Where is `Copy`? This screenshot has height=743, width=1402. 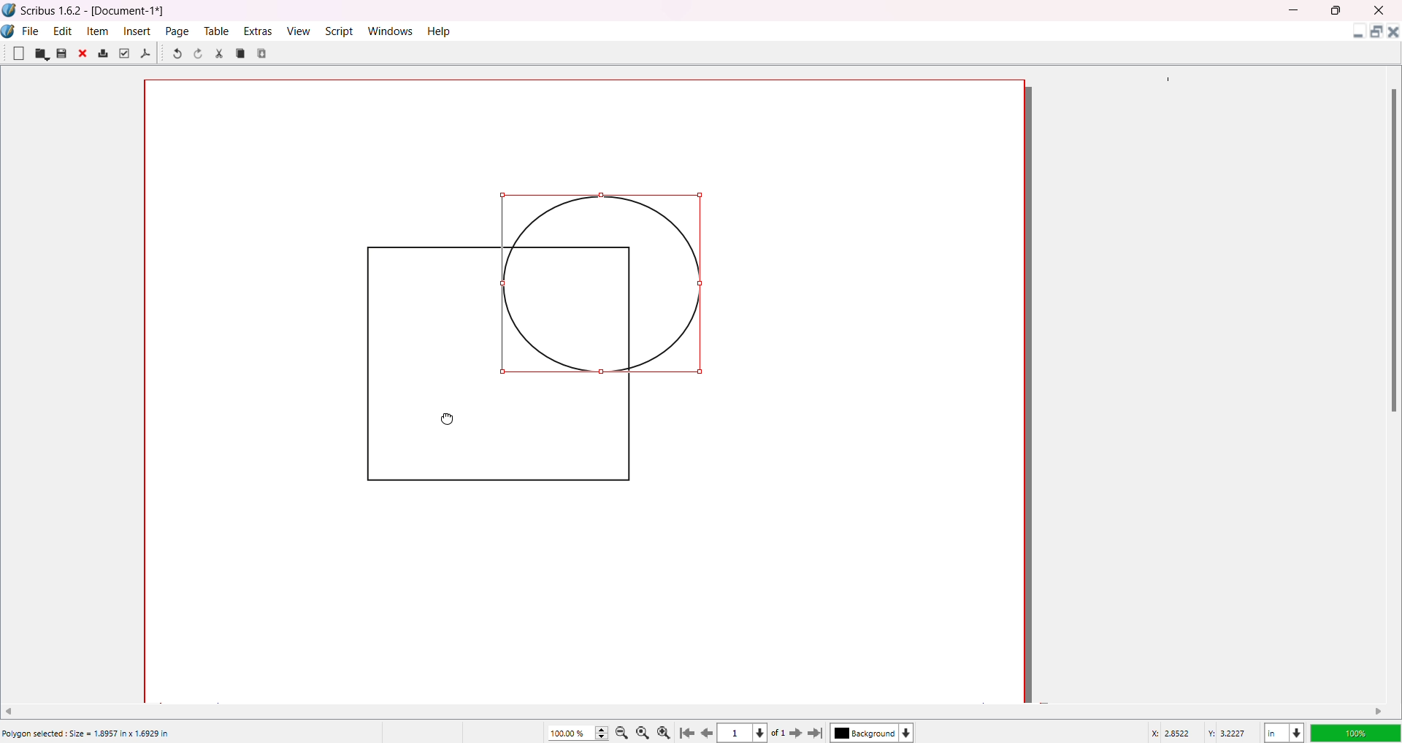
Copy is located at coordinates (241, 53).